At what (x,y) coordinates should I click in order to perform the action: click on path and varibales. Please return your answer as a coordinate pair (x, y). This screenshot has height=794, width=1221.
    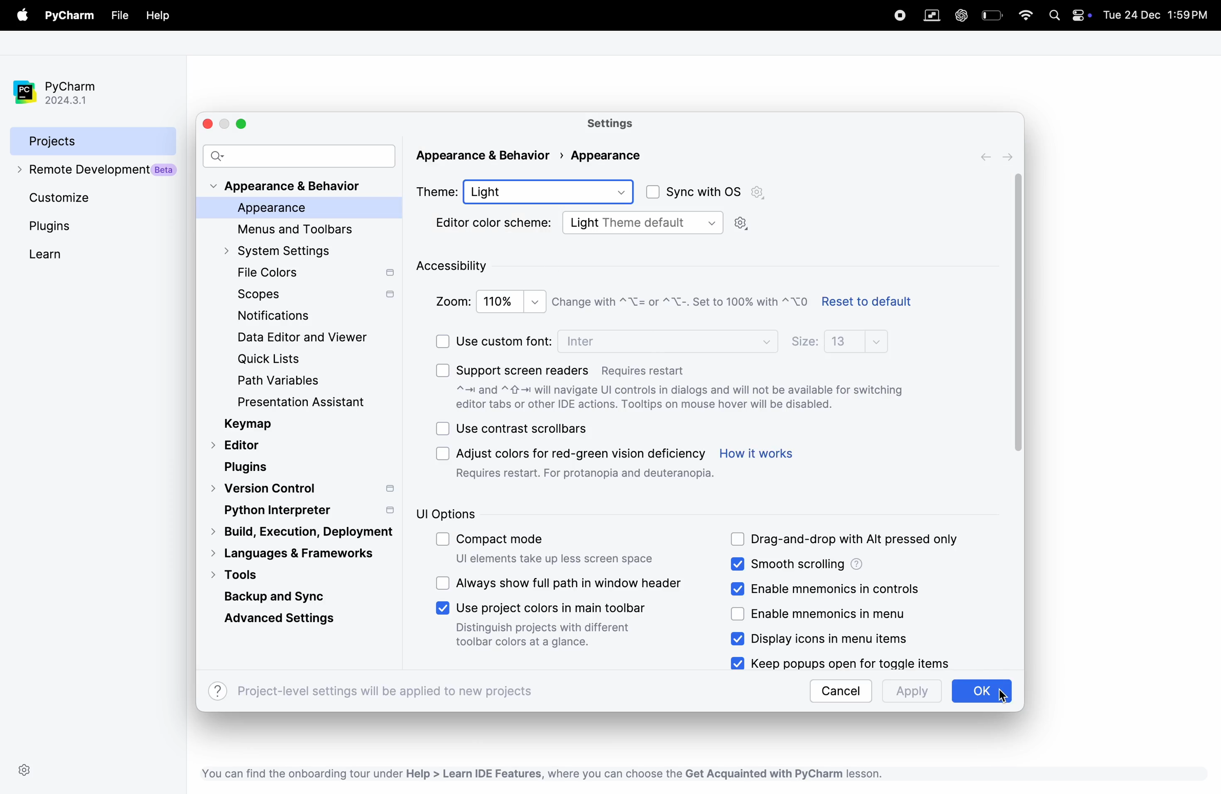
    Looking at the image, I should click on (287, 380).